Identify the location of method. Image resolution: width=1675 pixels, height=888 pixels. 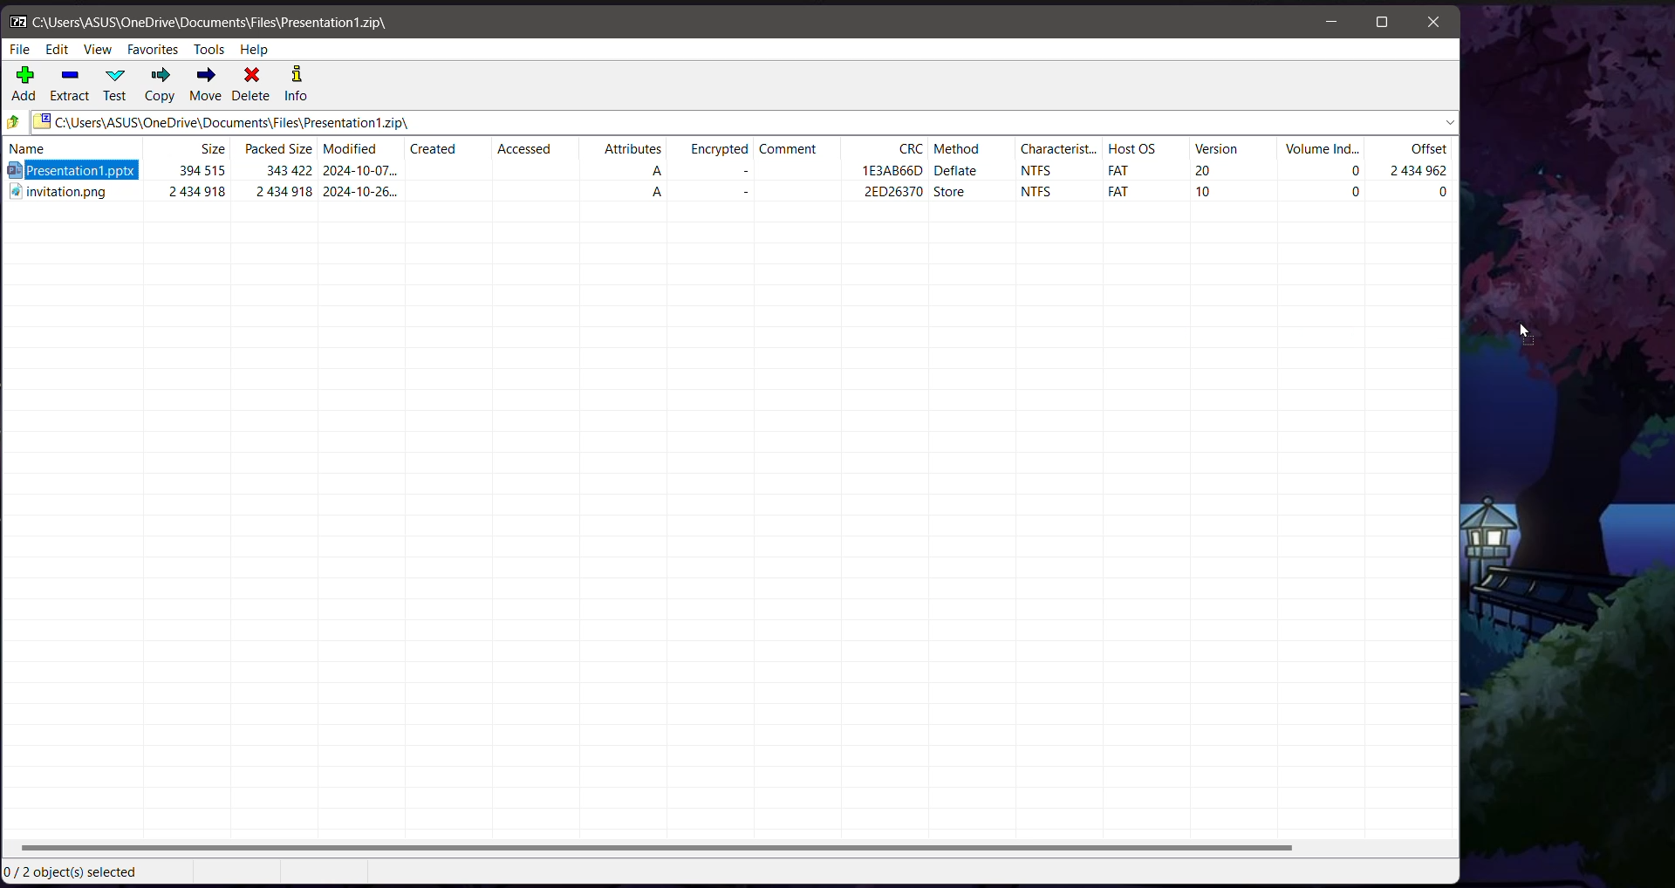
(966, 150).